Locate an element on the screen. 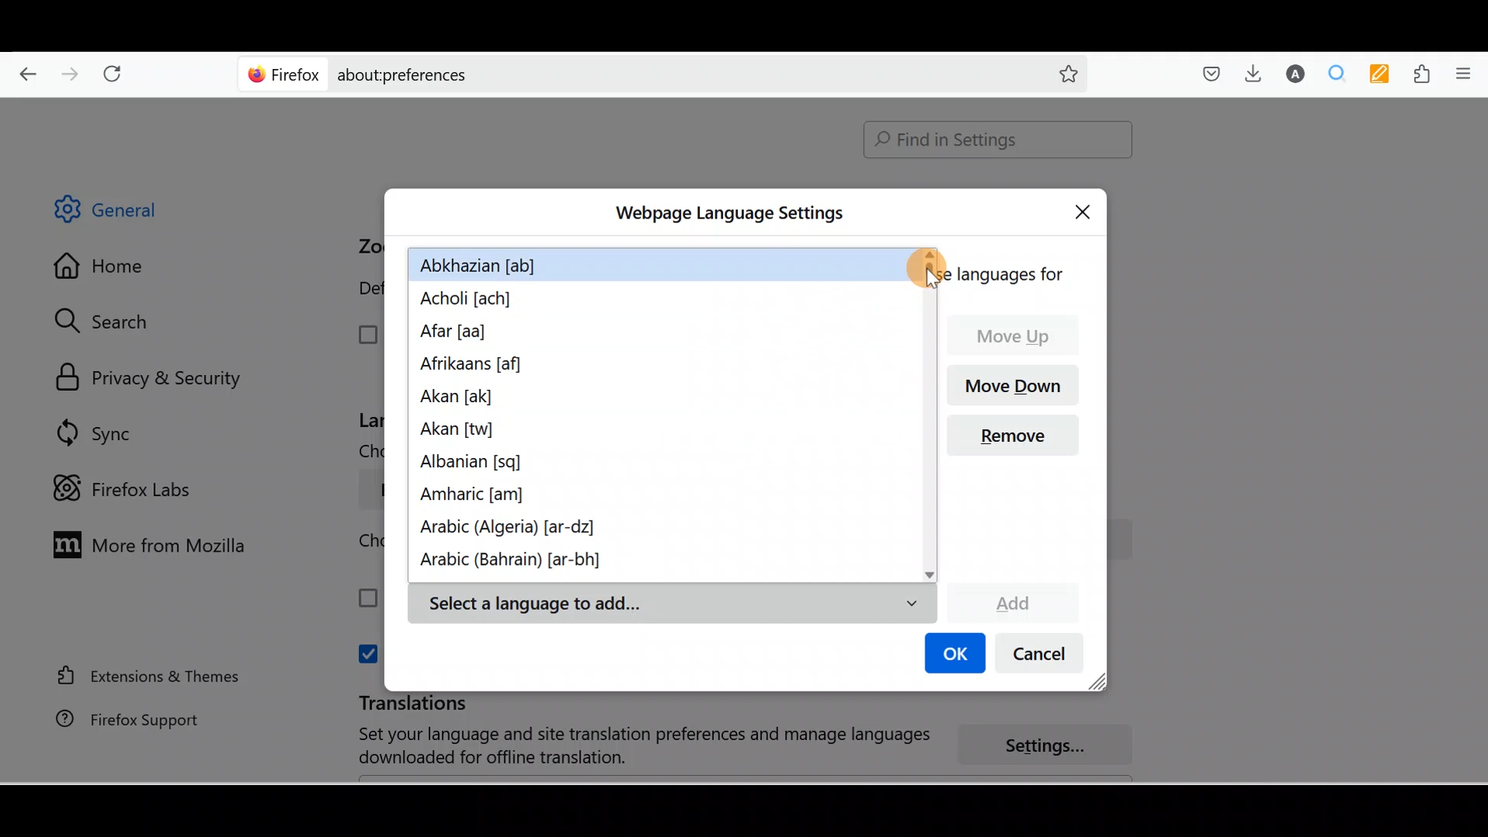 The image size is (1488, 837). Cancel is located at coordinates (1044, 657).